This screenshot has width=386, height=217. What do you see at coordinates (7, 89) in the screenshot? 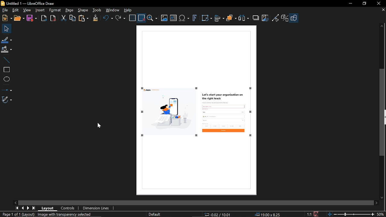
I see `Lines and arrows` at bounding box center [7, 89].